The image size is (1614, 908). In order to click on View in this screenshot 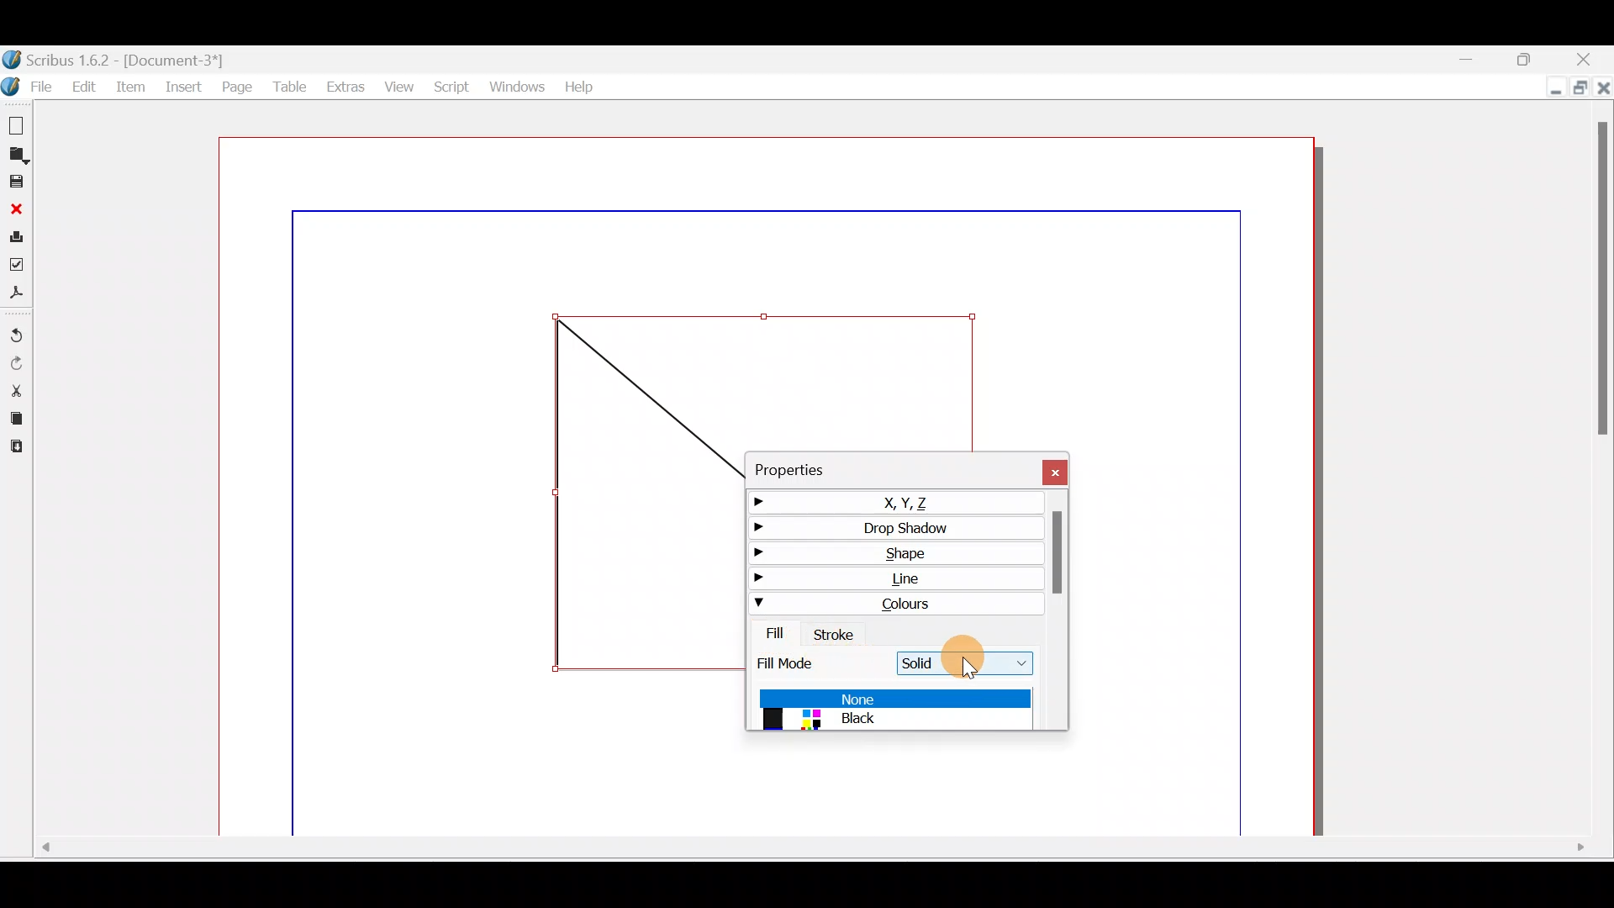, I will do `click(397, 83)`.